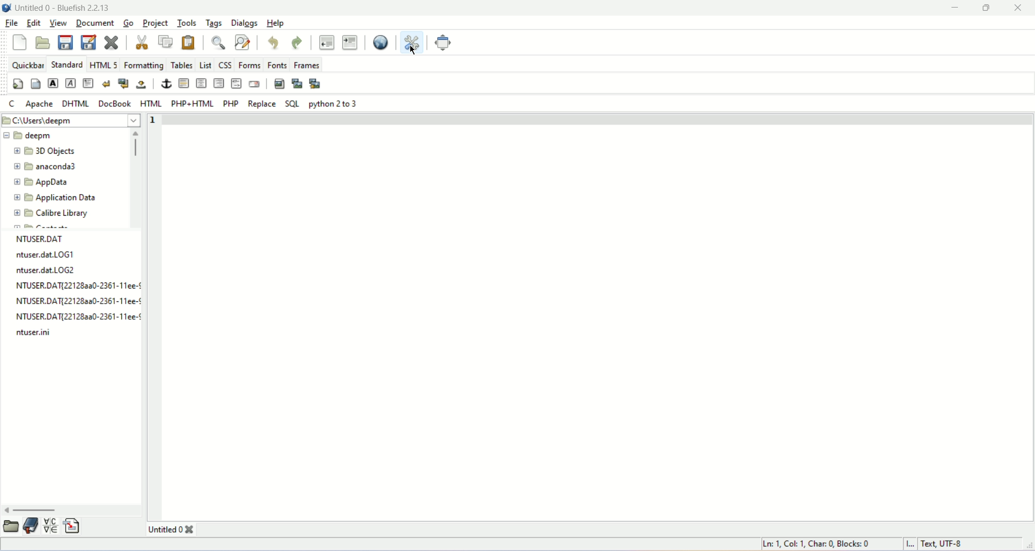 The width and height of the screenshot is (1035, 551). Describe the element at coordinates (10, 527) in the screenshot. I see `browse file` at that location.